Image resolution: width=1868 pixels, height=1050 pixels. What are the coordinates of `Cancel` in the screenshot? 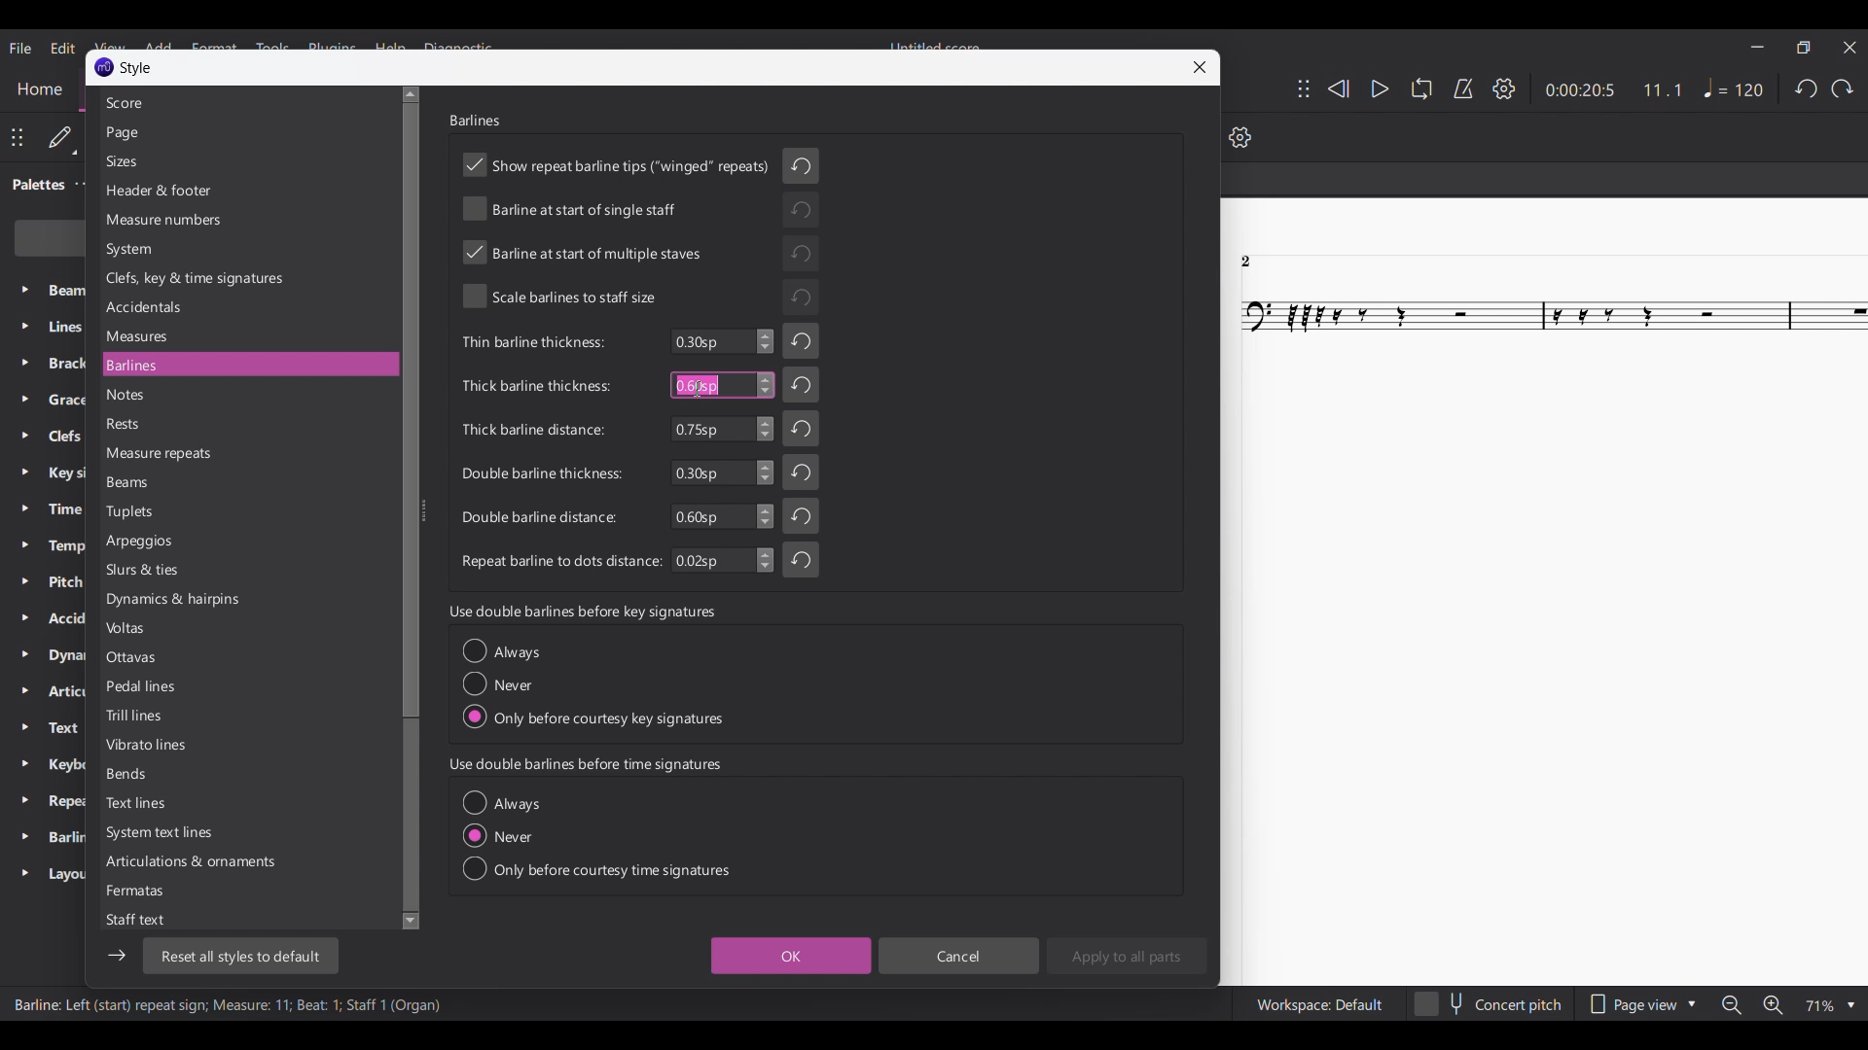 It's located at (959, 955).